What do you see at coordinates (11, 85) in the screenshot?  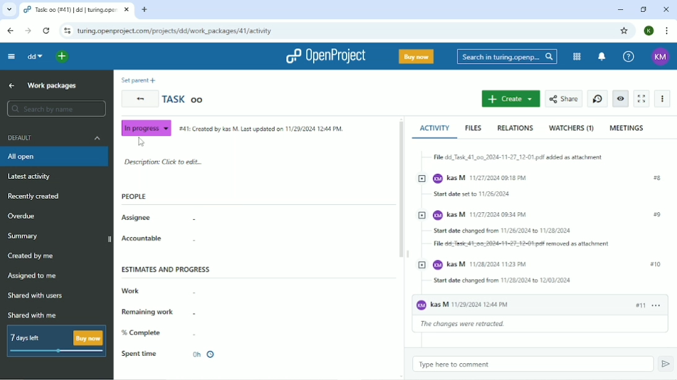 I see `Up` at bounding box center [11, 85].